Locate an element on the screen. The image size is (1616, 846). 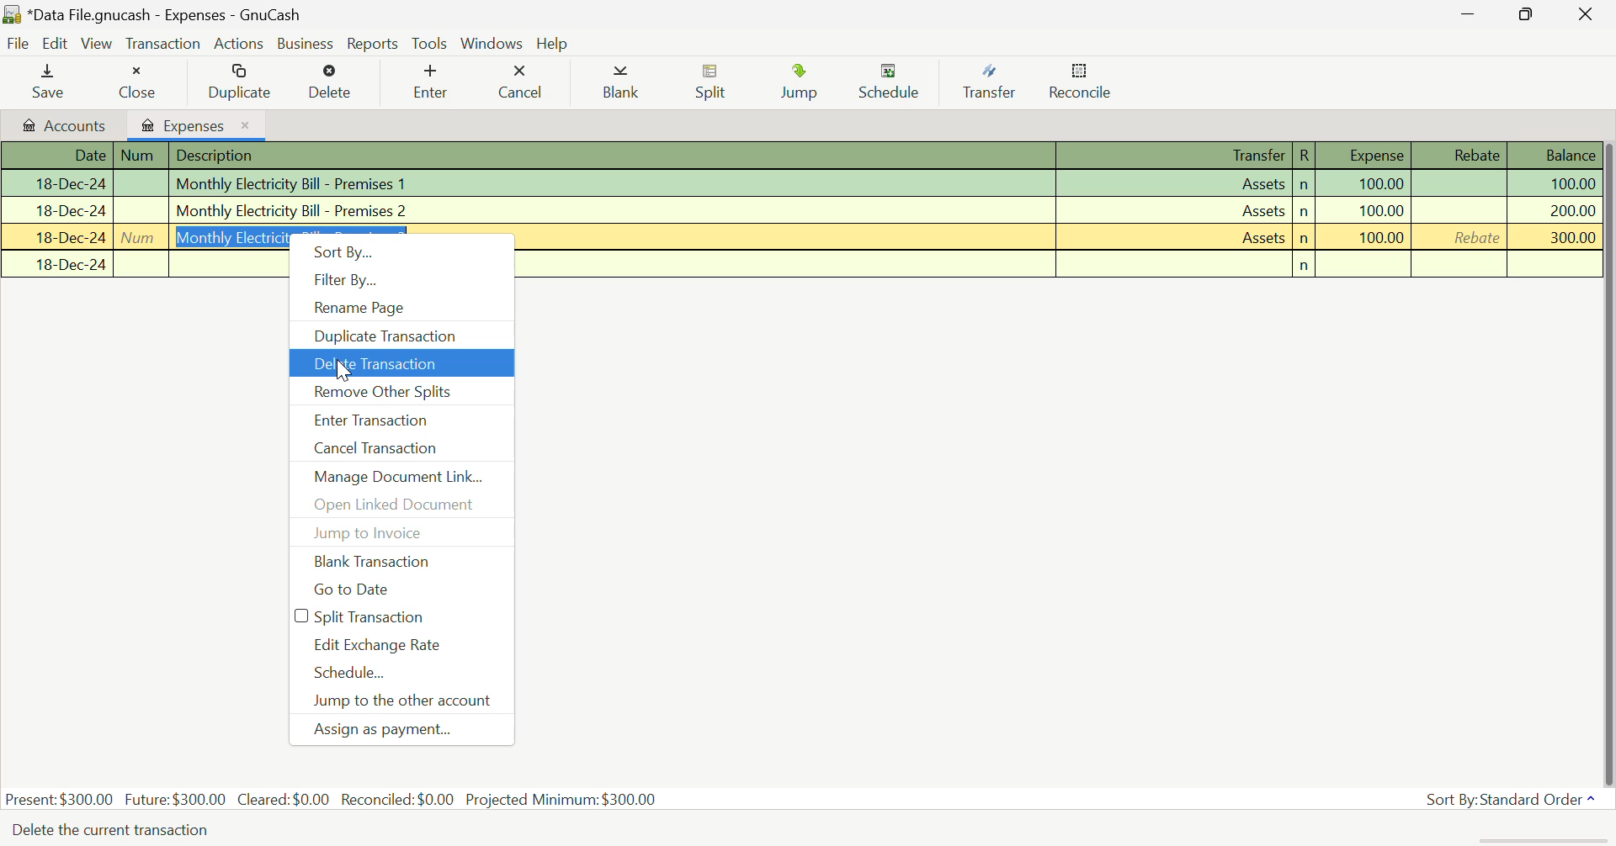
Schedule is located at coordinates (402, 673).